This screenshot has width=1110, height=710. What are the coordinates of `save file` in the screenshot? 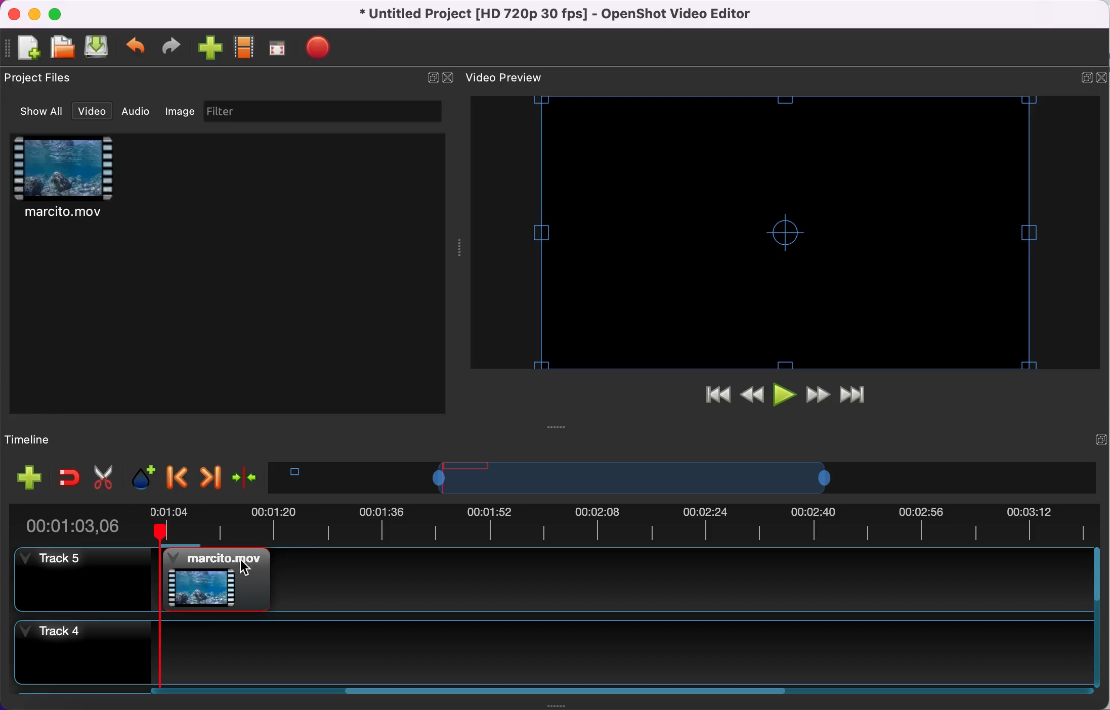 It's located at (96, 47).